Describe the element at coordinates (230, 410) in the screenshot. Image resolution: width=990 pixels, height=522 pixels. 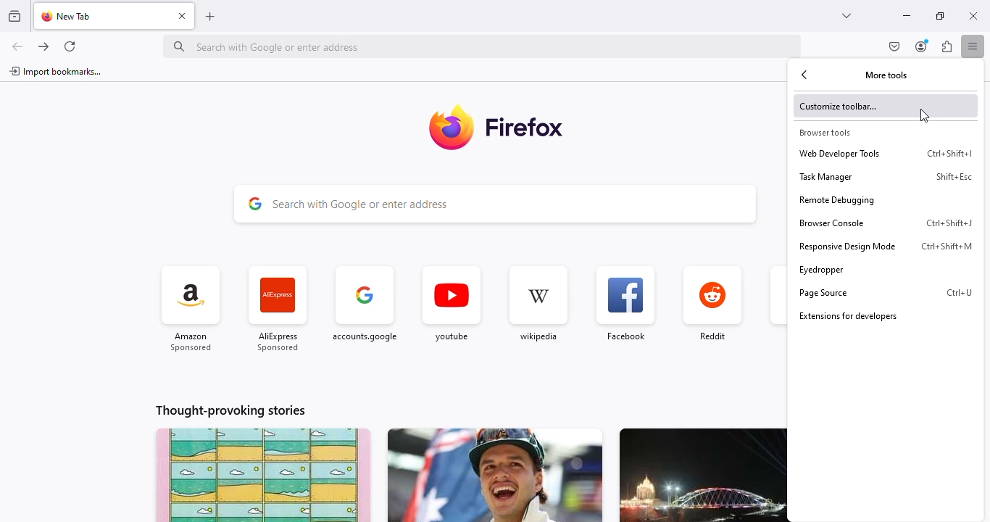
I see `thought-provoking stories` at that location.